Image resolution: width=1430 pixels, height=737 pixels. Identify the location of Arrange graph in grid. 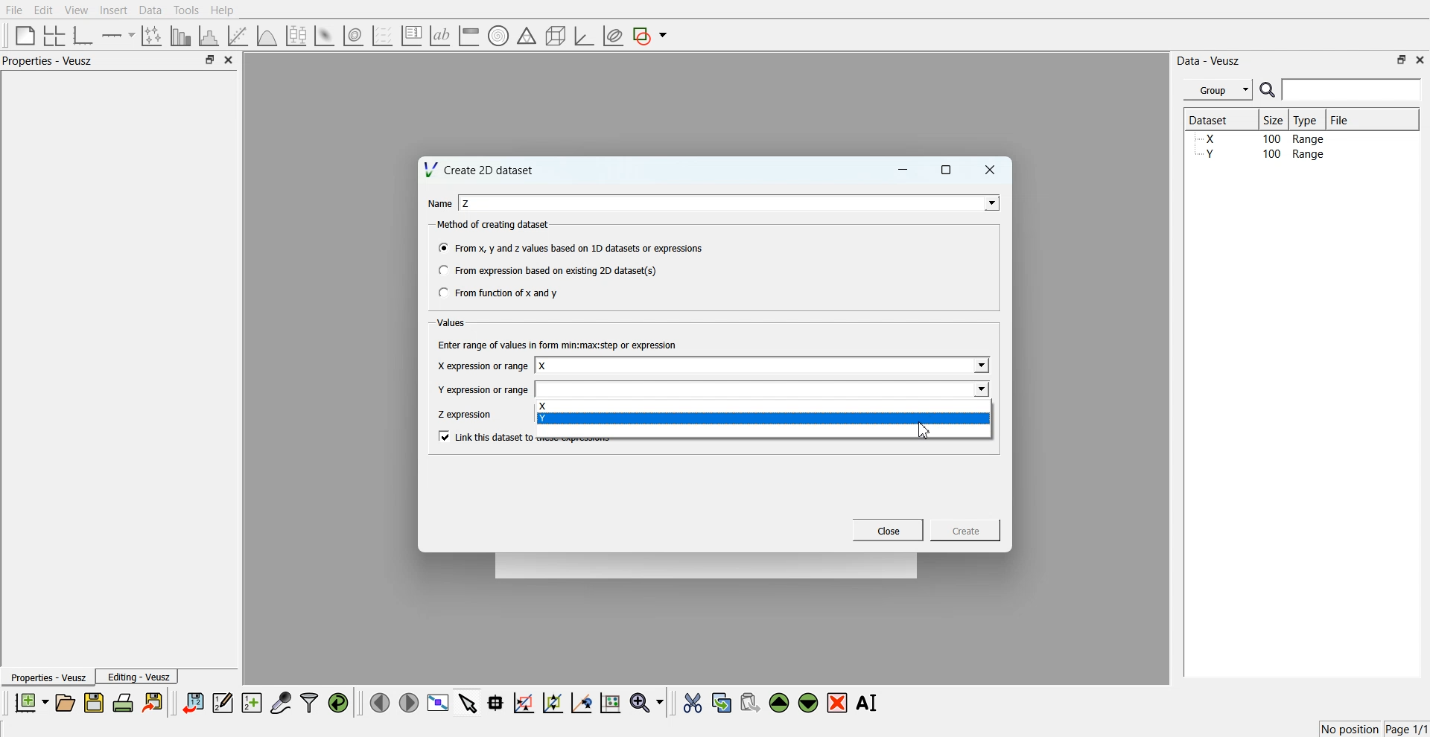
(54, 36).